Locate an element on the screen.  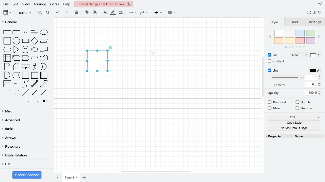
square is located at coordinates (7, 41).